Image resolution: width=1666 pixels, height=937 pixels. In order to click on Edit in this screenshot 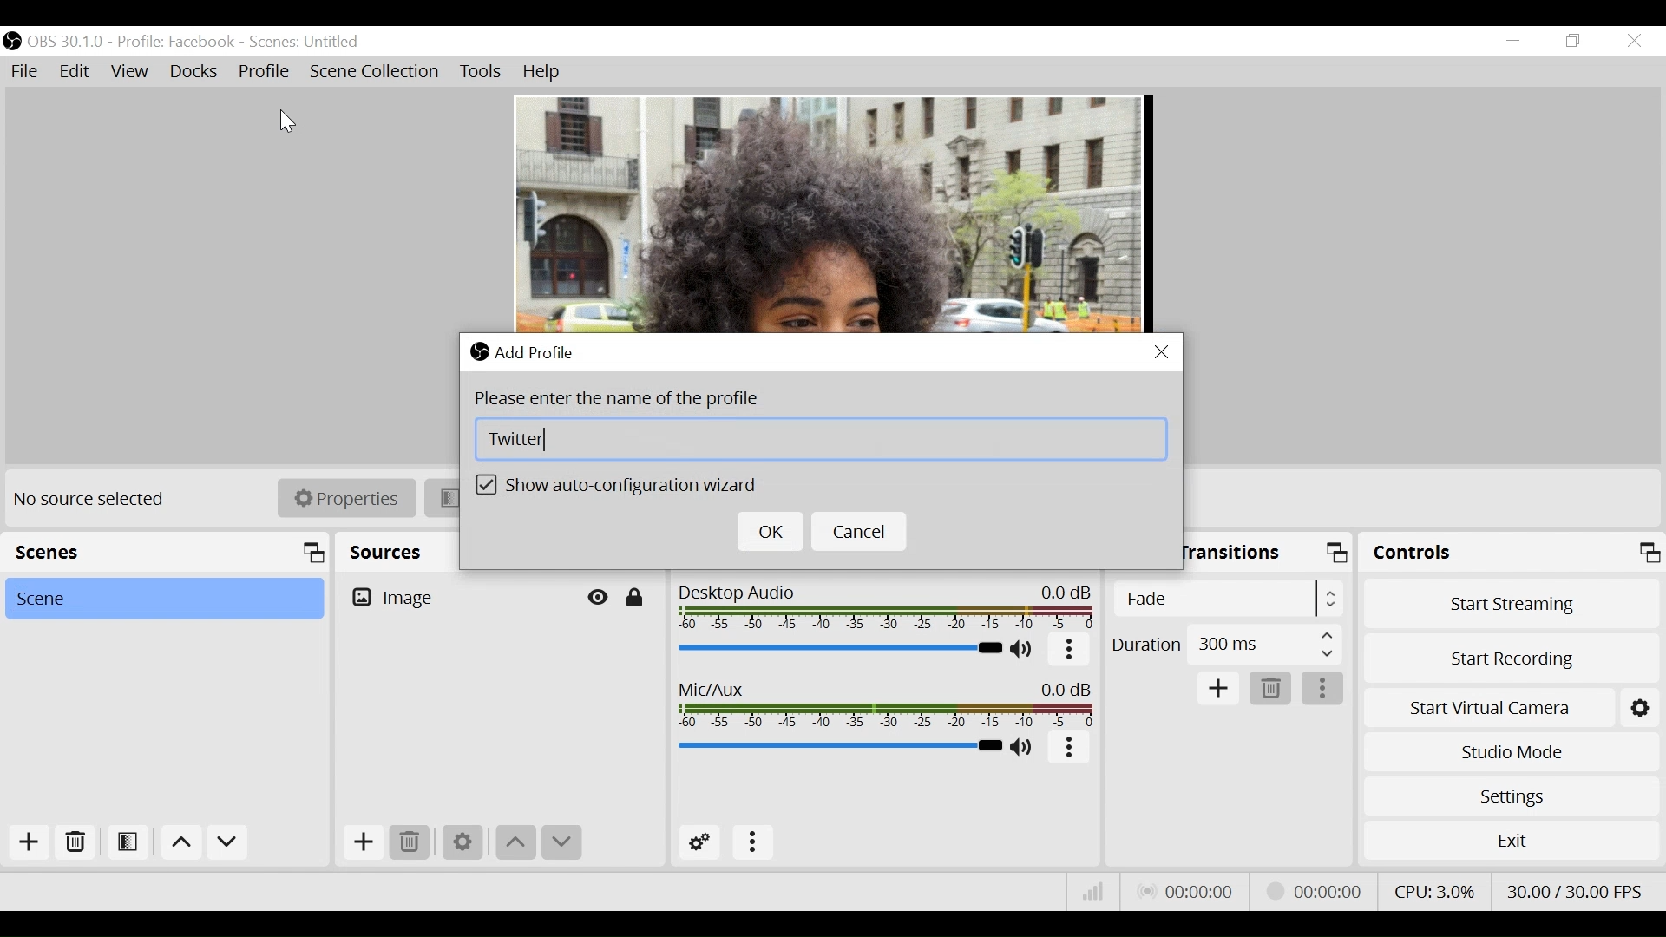, I will do `click(76, 72)`.